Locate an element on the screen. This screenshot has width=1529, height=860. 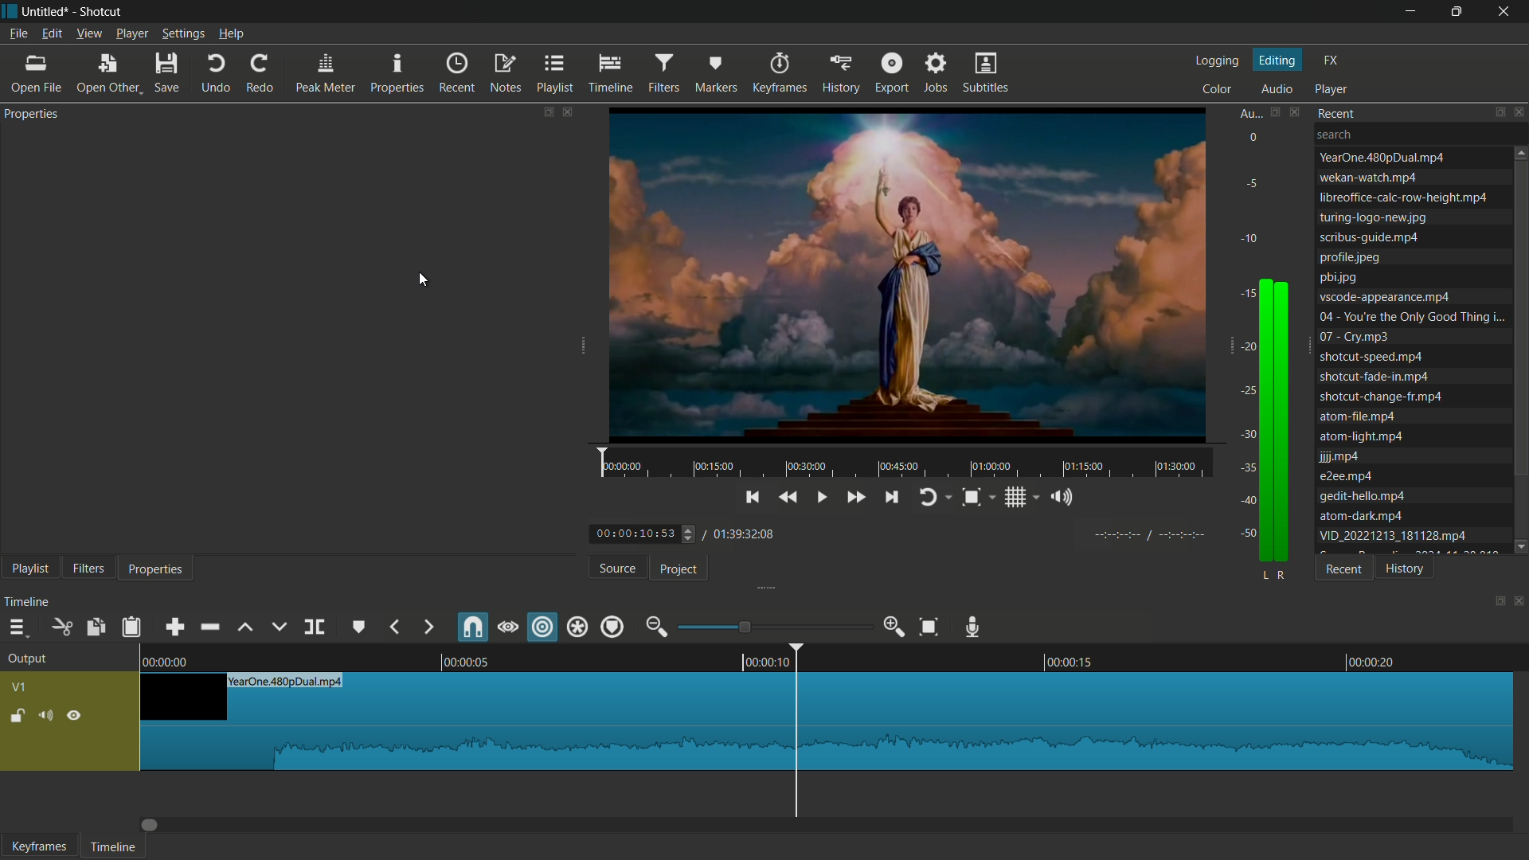
jobs is located at coordinates (935, 73).